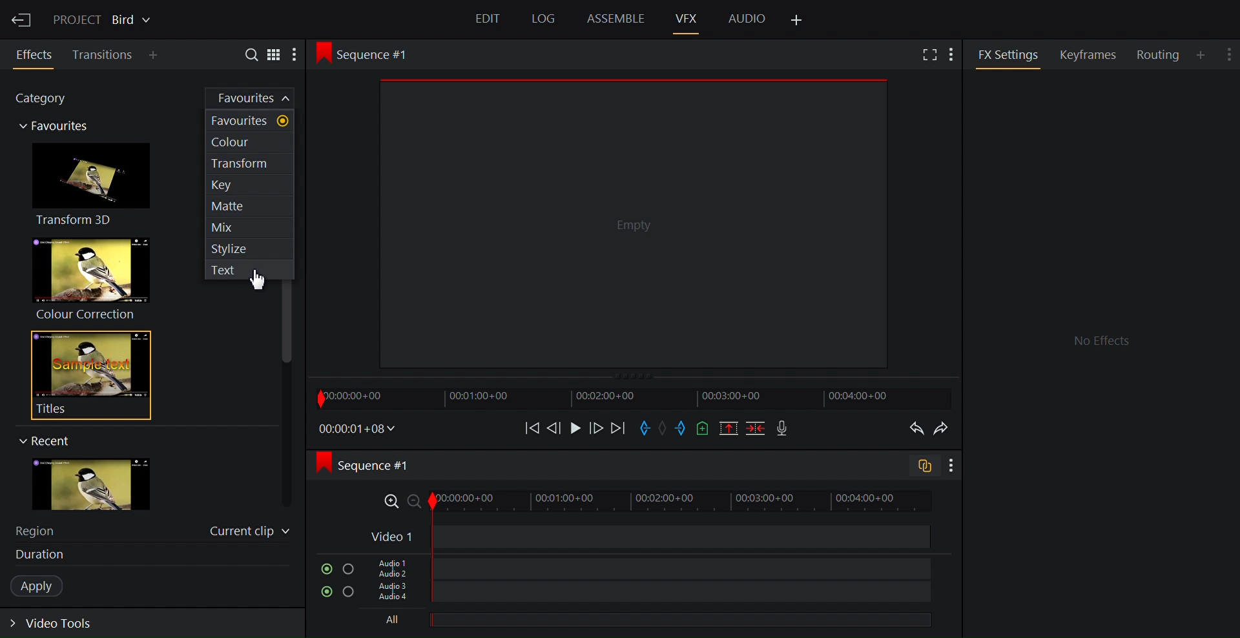  Describe the element at coordinates (247, 271) in the screenshot. I see `Text` at that location.